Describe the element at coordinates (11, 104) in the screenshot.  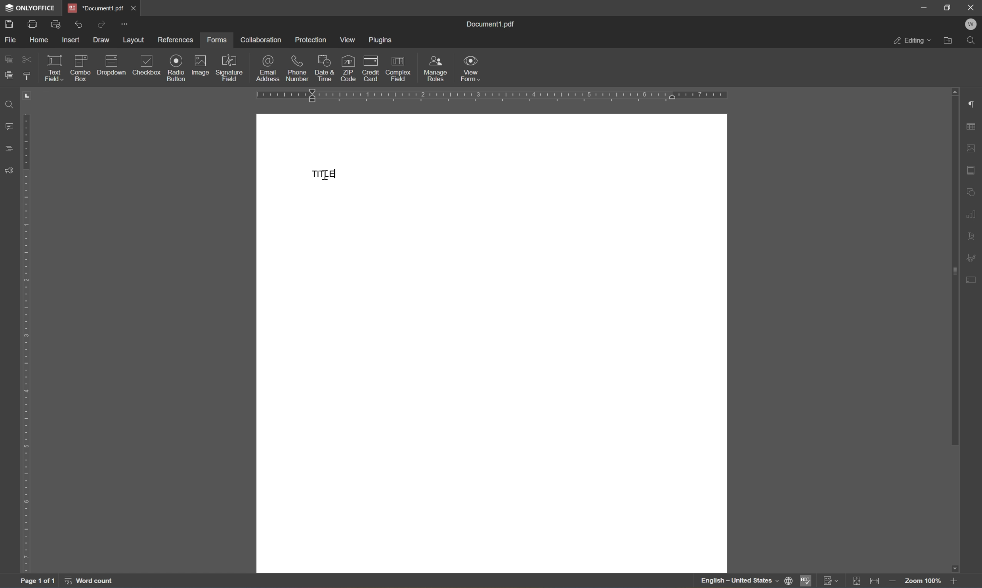
I see `find` at that location.